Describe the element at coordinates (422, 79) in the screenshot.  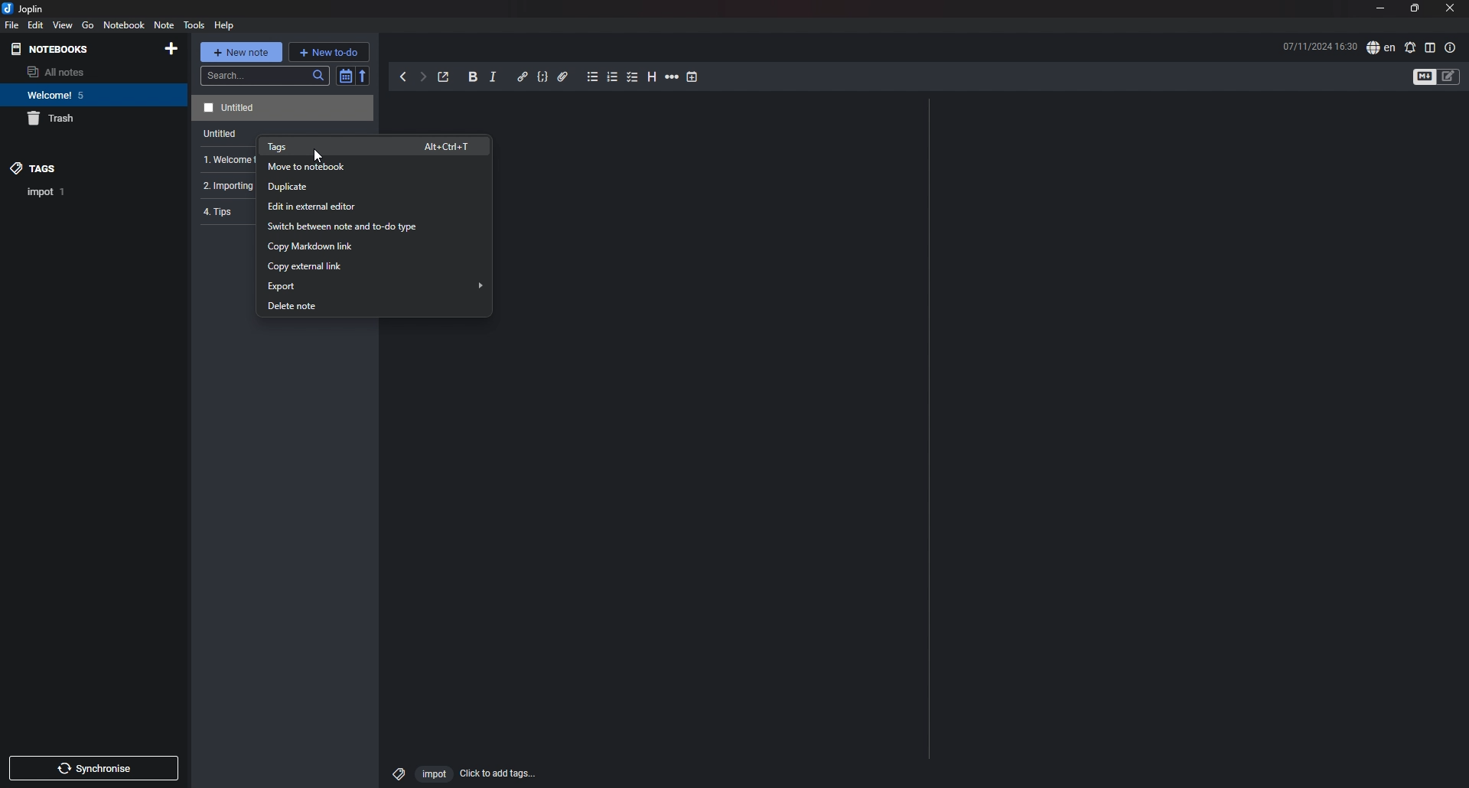
I see `forward` at that location.